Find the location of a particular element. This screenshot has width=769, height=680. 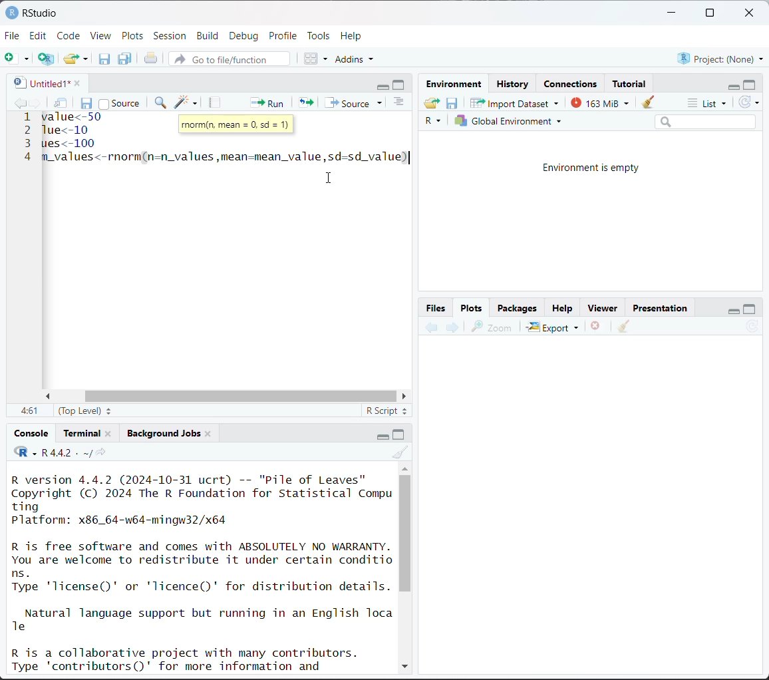

go backward to previous source location is located at coordinates (20, 104).